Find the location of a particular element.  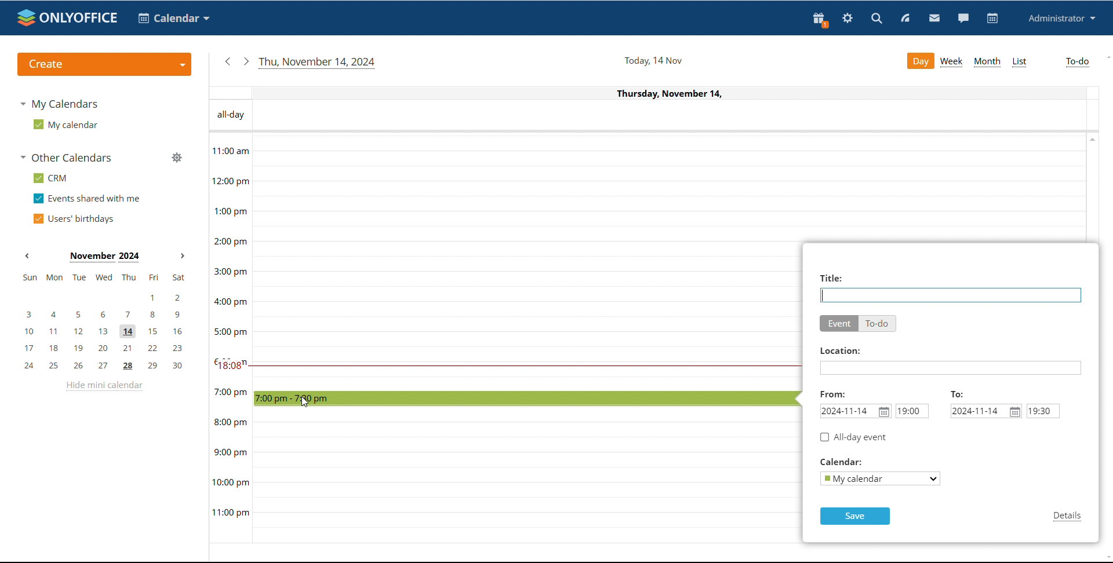

TO is located at coordinates (958, 394).